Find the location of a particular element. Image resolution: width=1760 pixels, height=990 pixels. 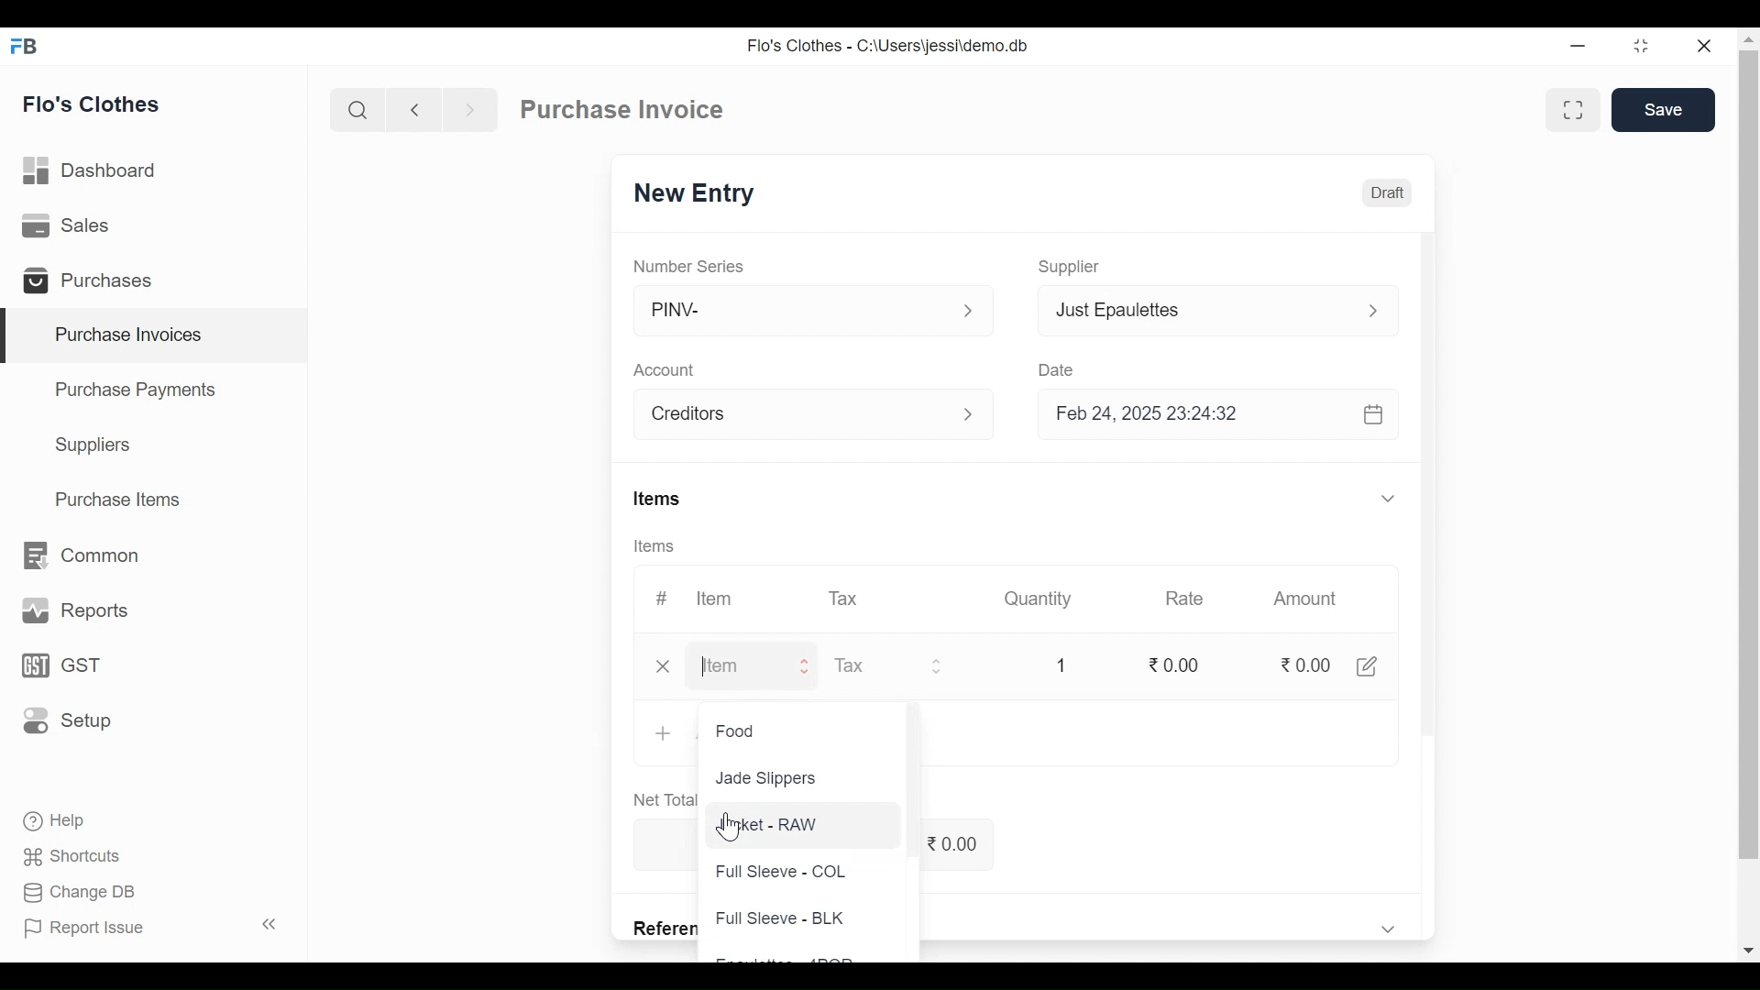

Feb 24, 2025 23:24:32 is located at coordinates (1224, 416).